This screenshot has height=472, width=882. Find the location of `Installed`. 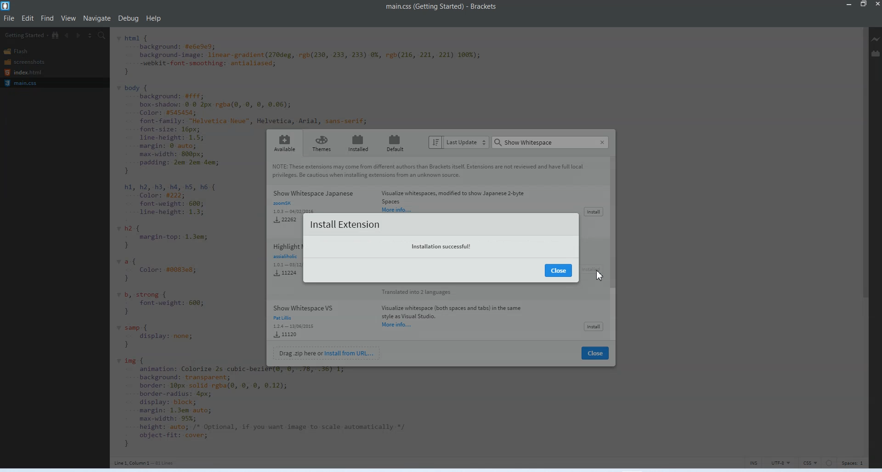

Installed is located at coordinates (356, 143).